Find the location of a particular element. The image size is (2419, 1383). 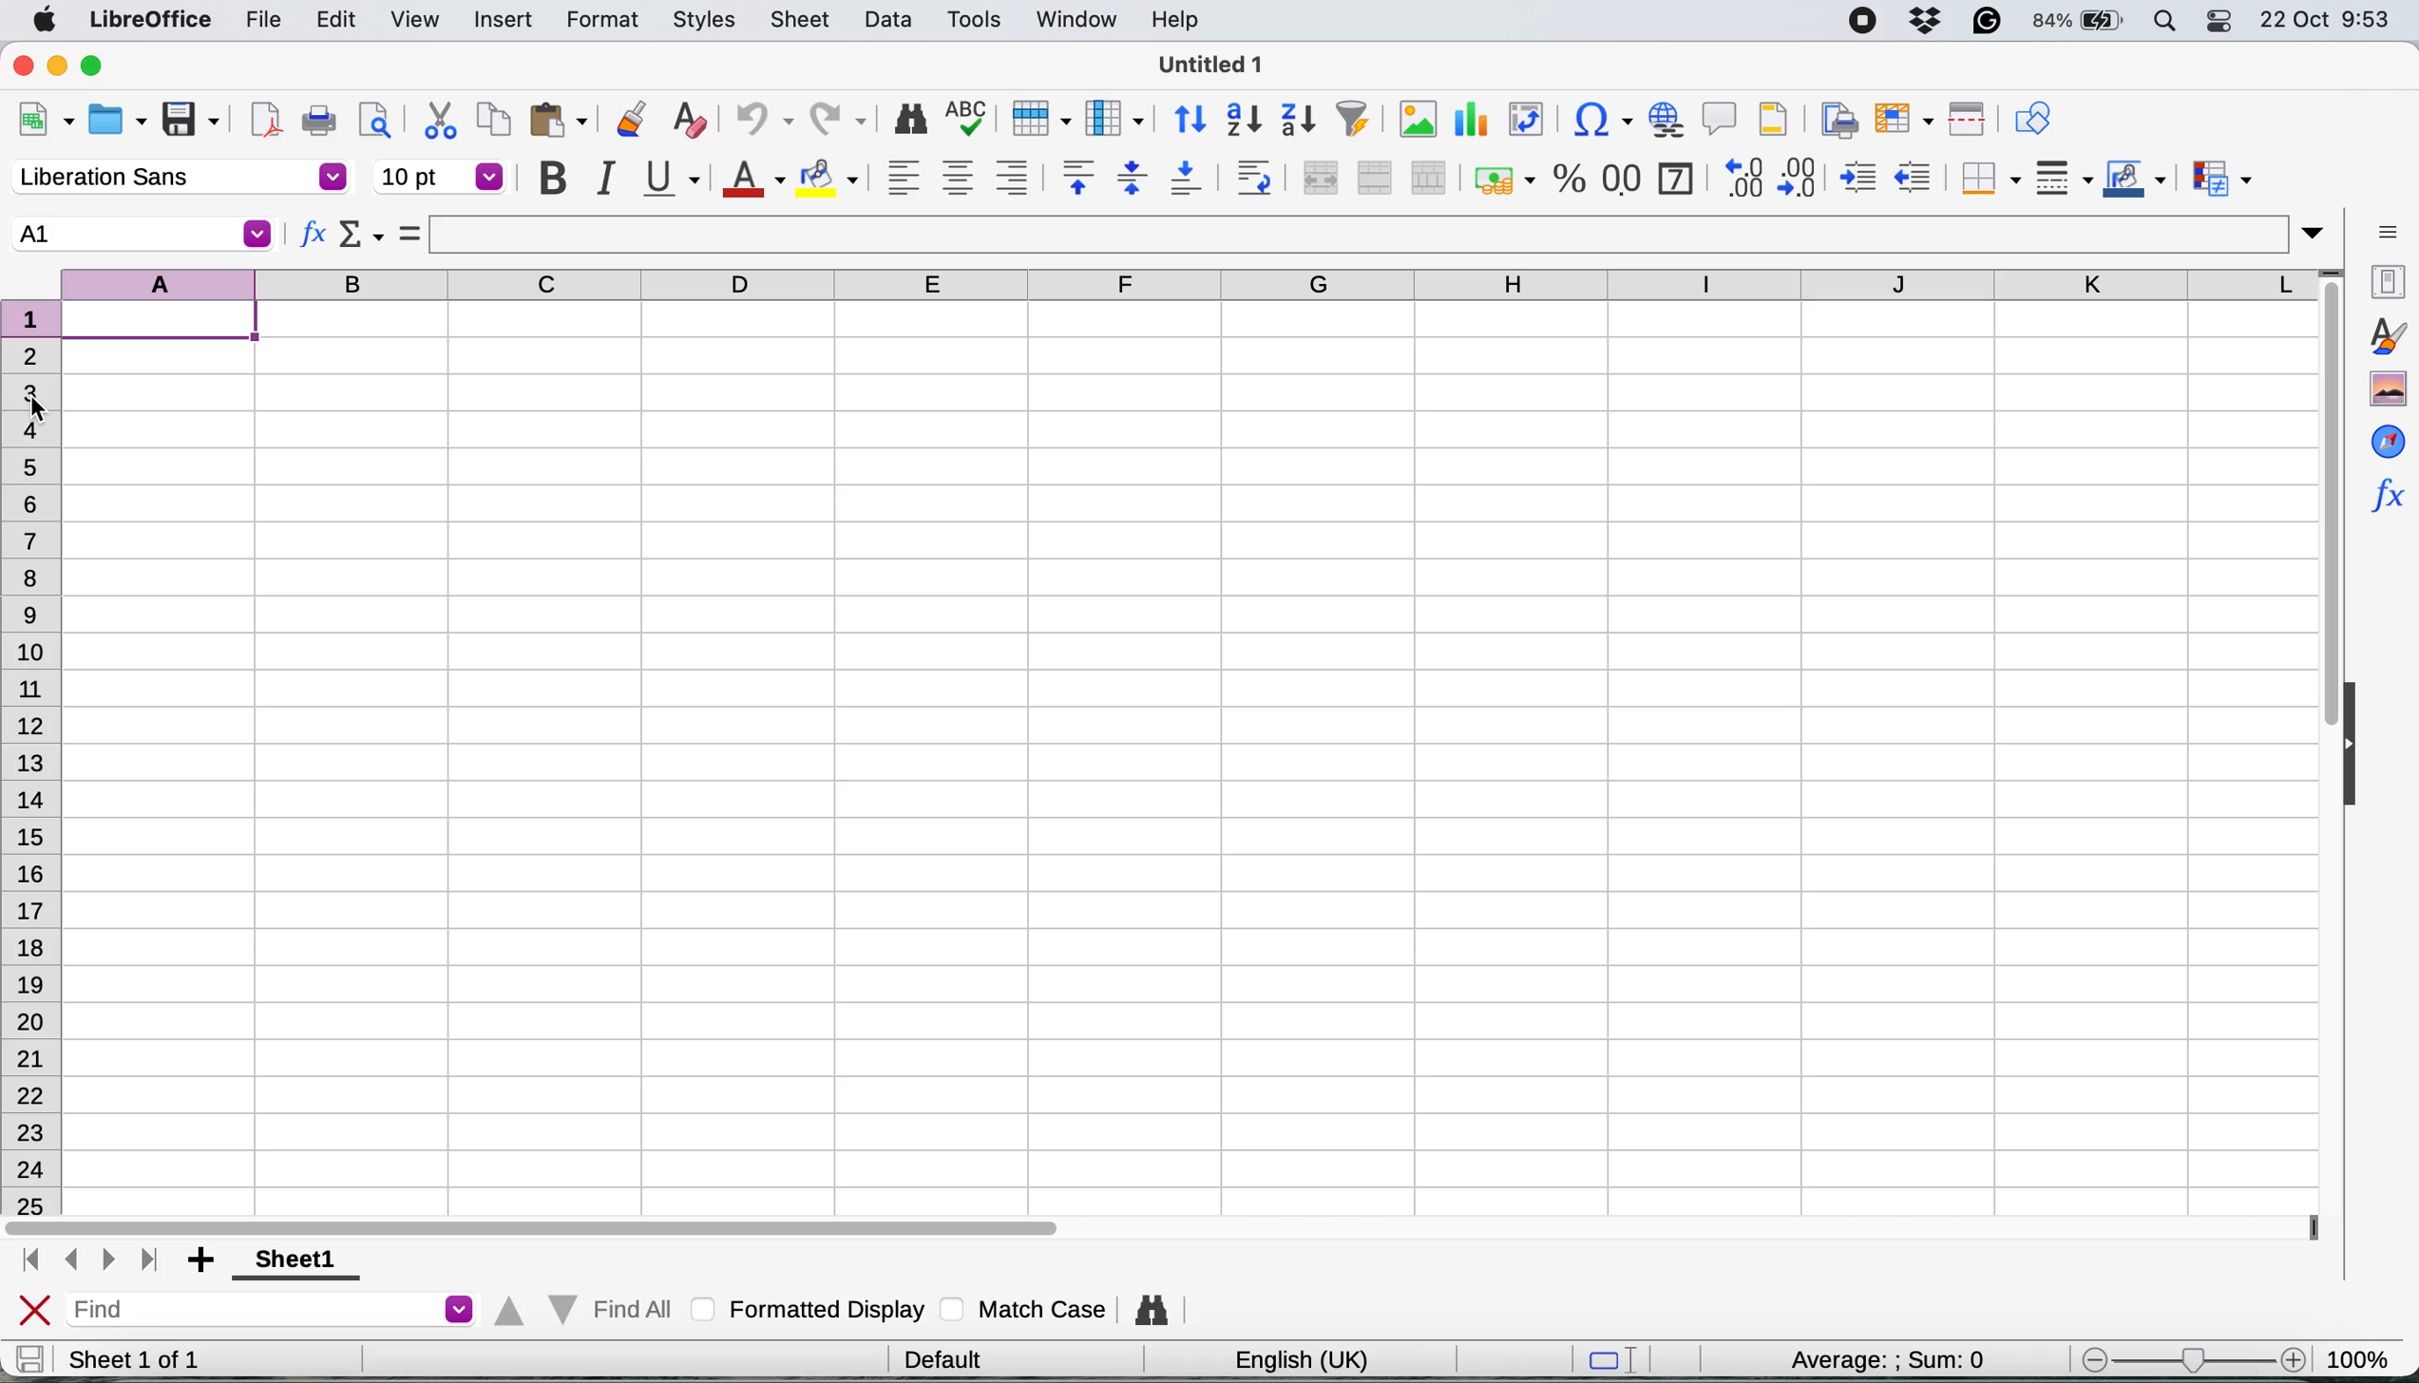

function wizard is located at coordinates (314, 237).